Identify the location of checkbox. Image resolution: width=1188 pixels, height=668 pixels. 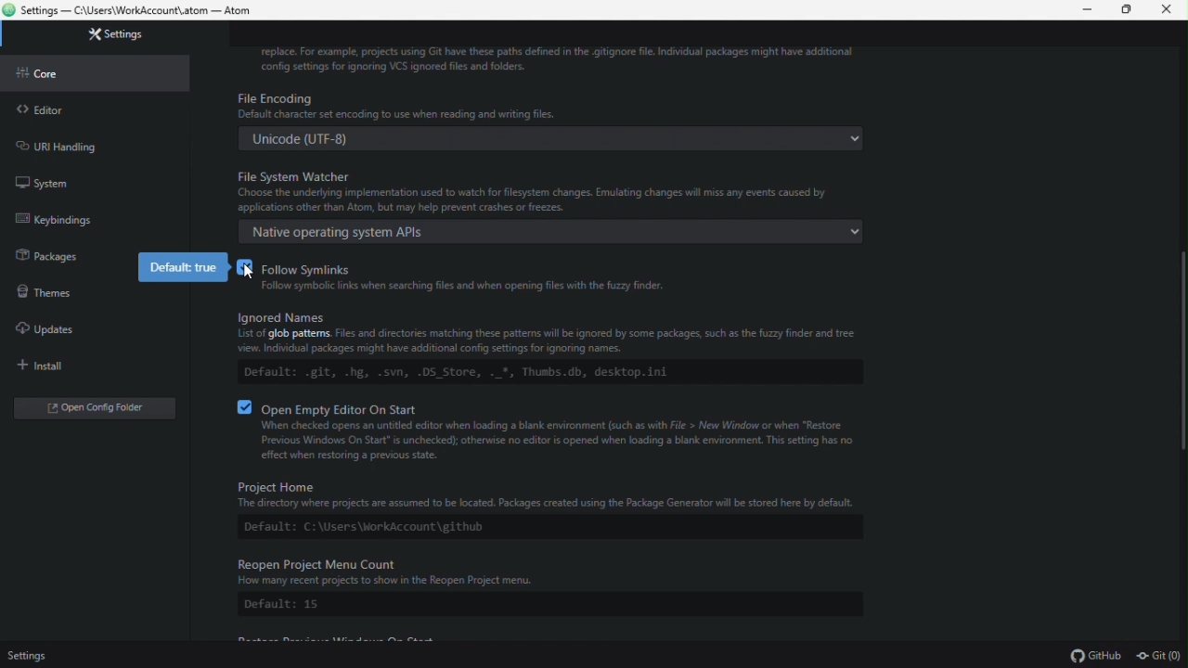
(246, 407).